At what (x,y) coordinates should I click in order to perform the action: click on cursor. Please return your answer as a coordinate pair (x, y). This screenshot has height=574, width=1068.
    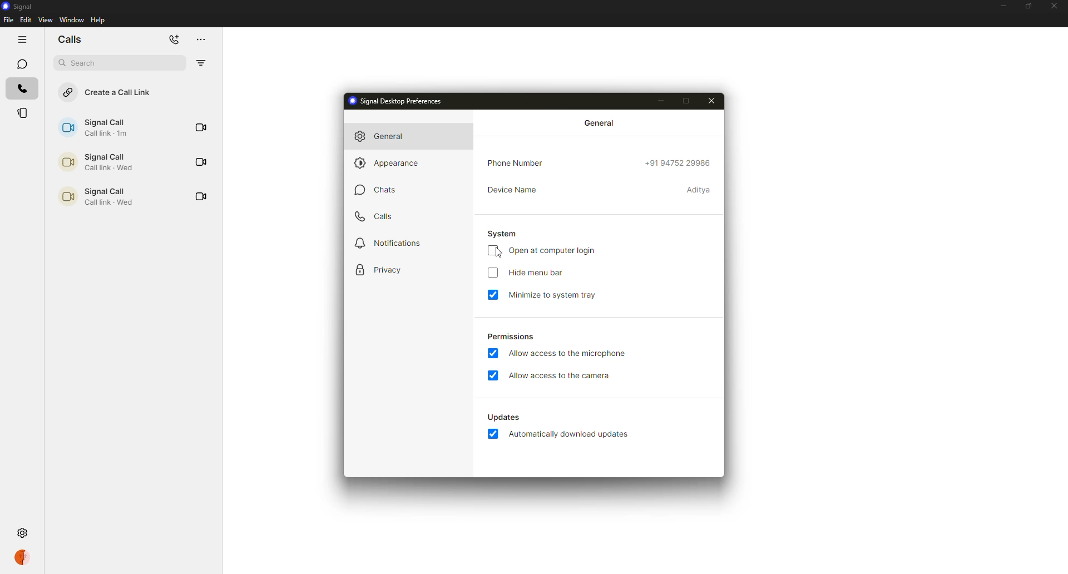
    Looking at the image, I should click on (496, 253).